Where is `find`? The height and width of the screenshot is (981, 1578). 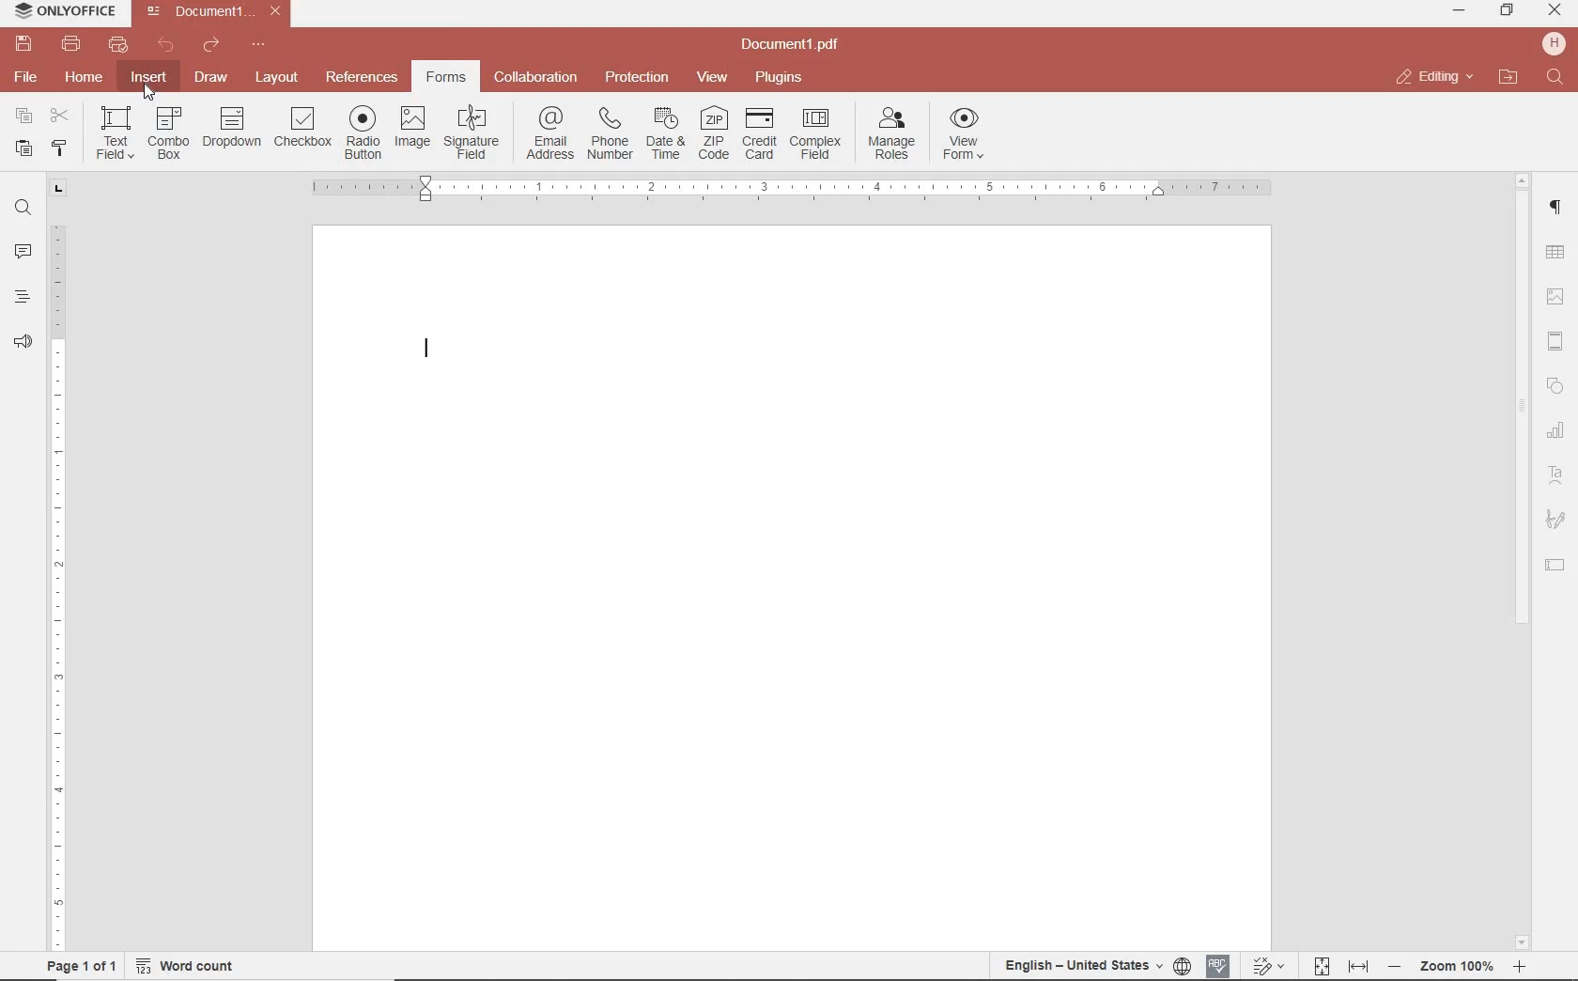
find is located at coordinates (23, 206).